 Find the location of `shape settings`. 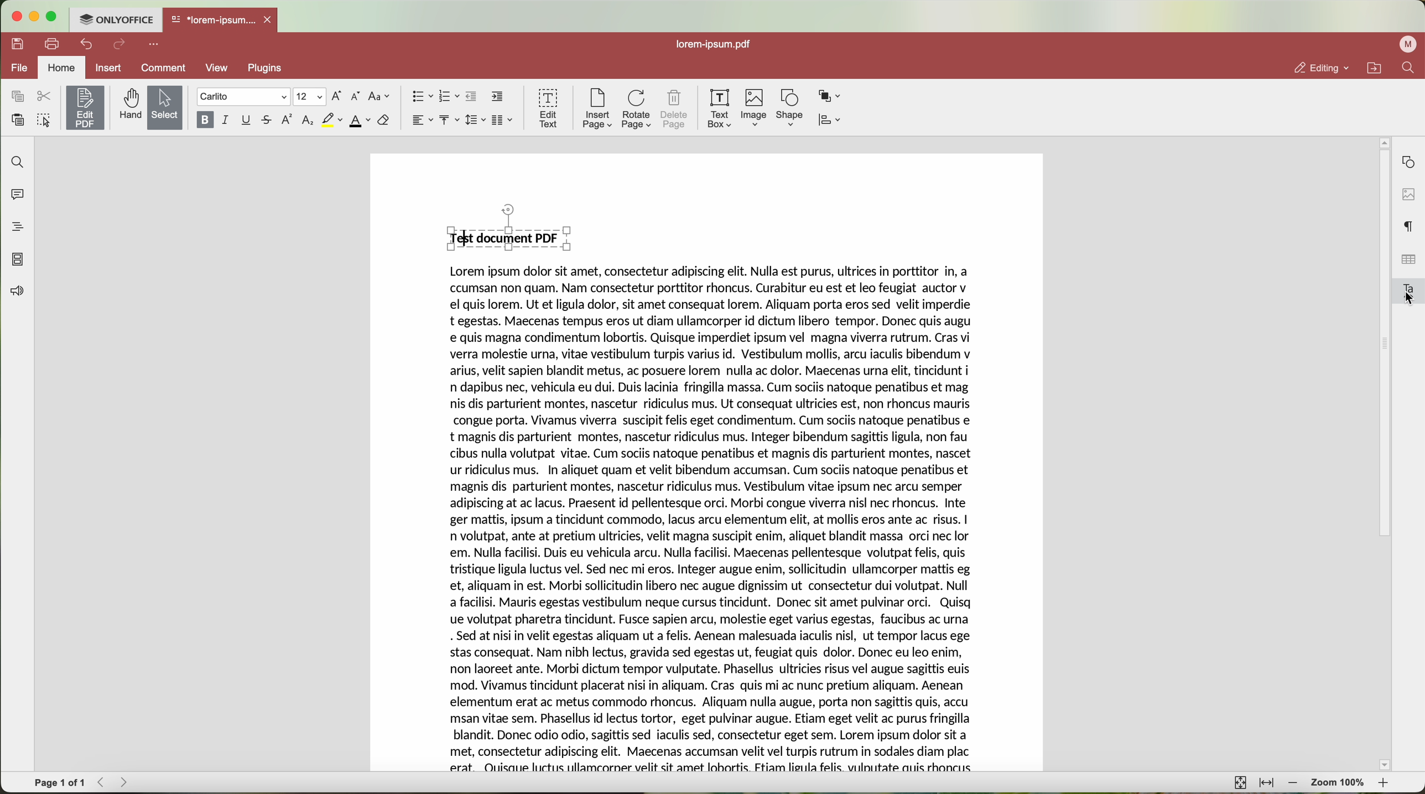

shape settings is located at coordinates (1408, 159).